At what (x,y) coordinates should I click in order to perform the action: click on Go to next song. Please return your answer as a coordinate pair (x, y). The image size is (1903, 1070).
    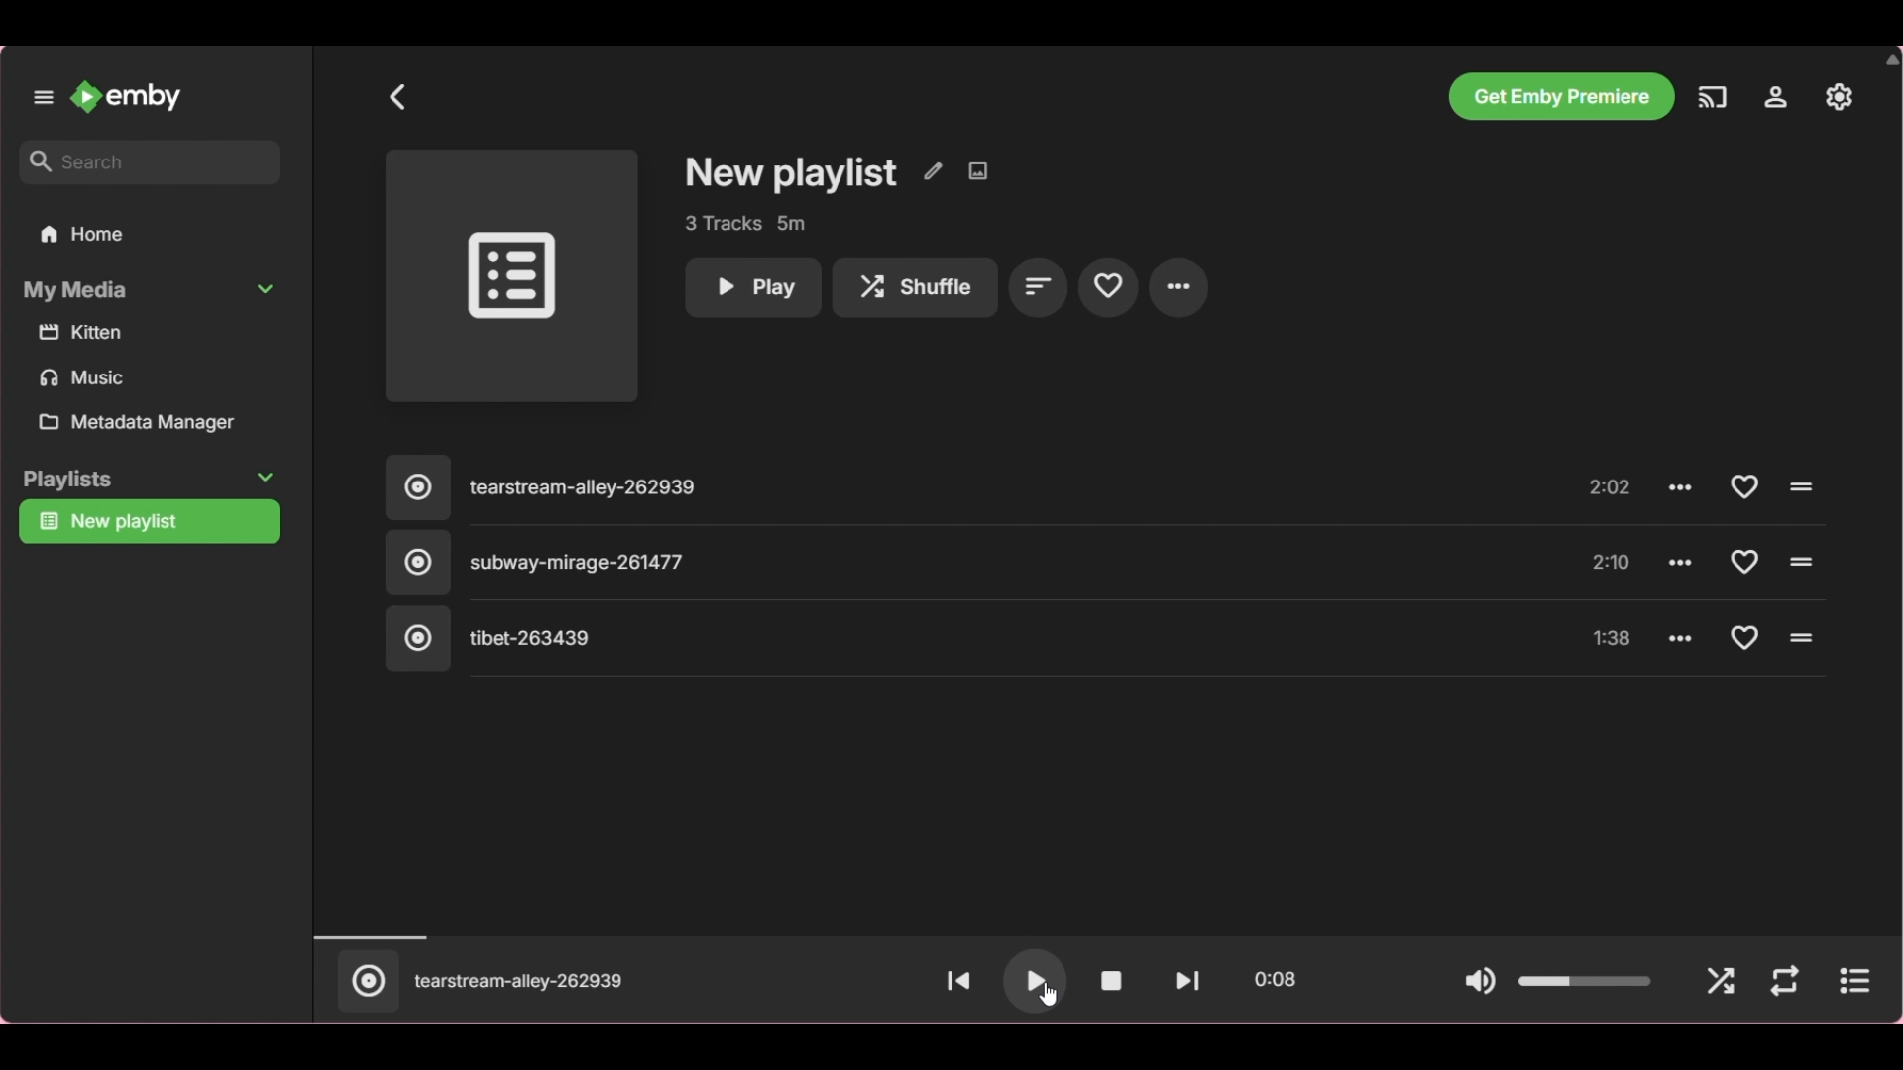
    Looking at the image, I should click on (1187, 981).